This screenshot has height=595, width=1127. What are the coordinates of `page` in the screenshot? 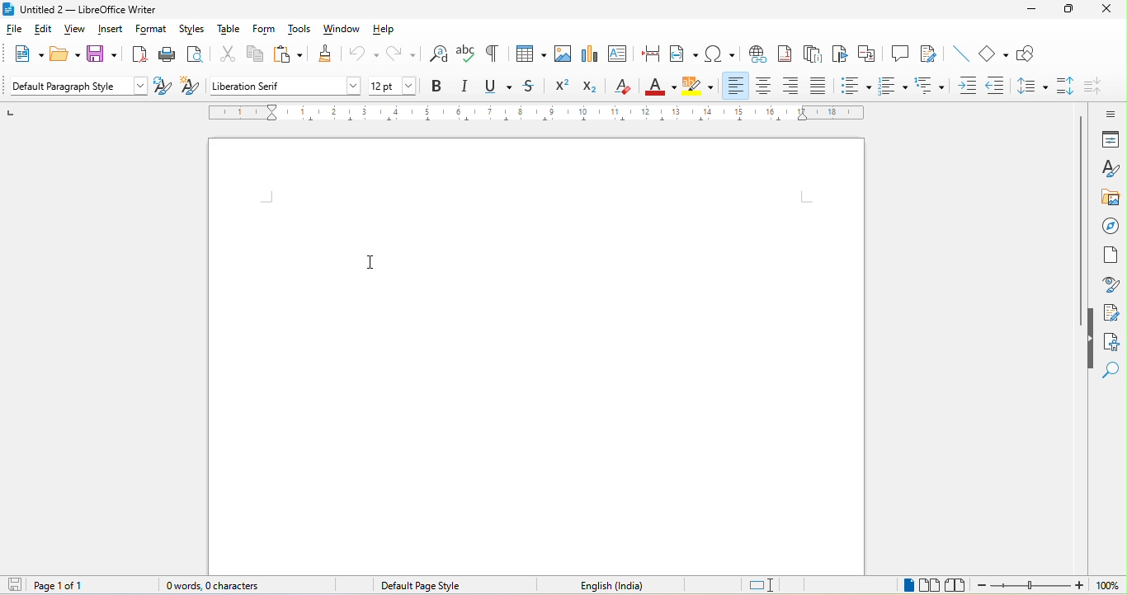 It's located at (1111, 260).